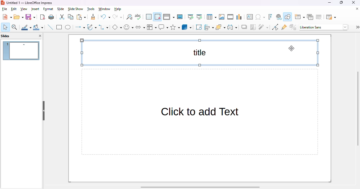  What do you see at coordinates (35, 9) in the screenshot?
I see `insert` at bounding box center [35, 9].